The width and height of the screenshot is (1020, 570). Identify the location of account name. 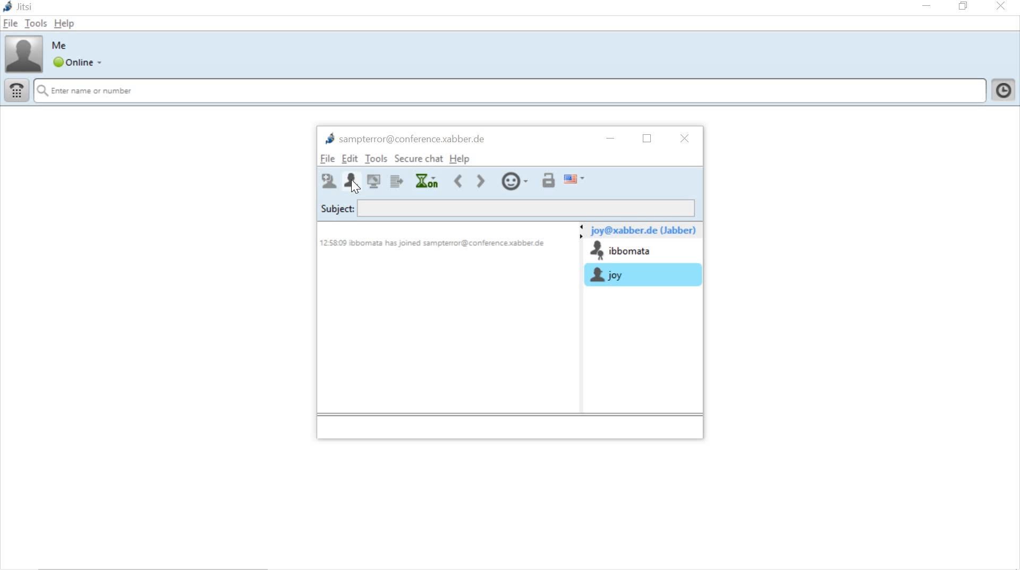
(61, 45).